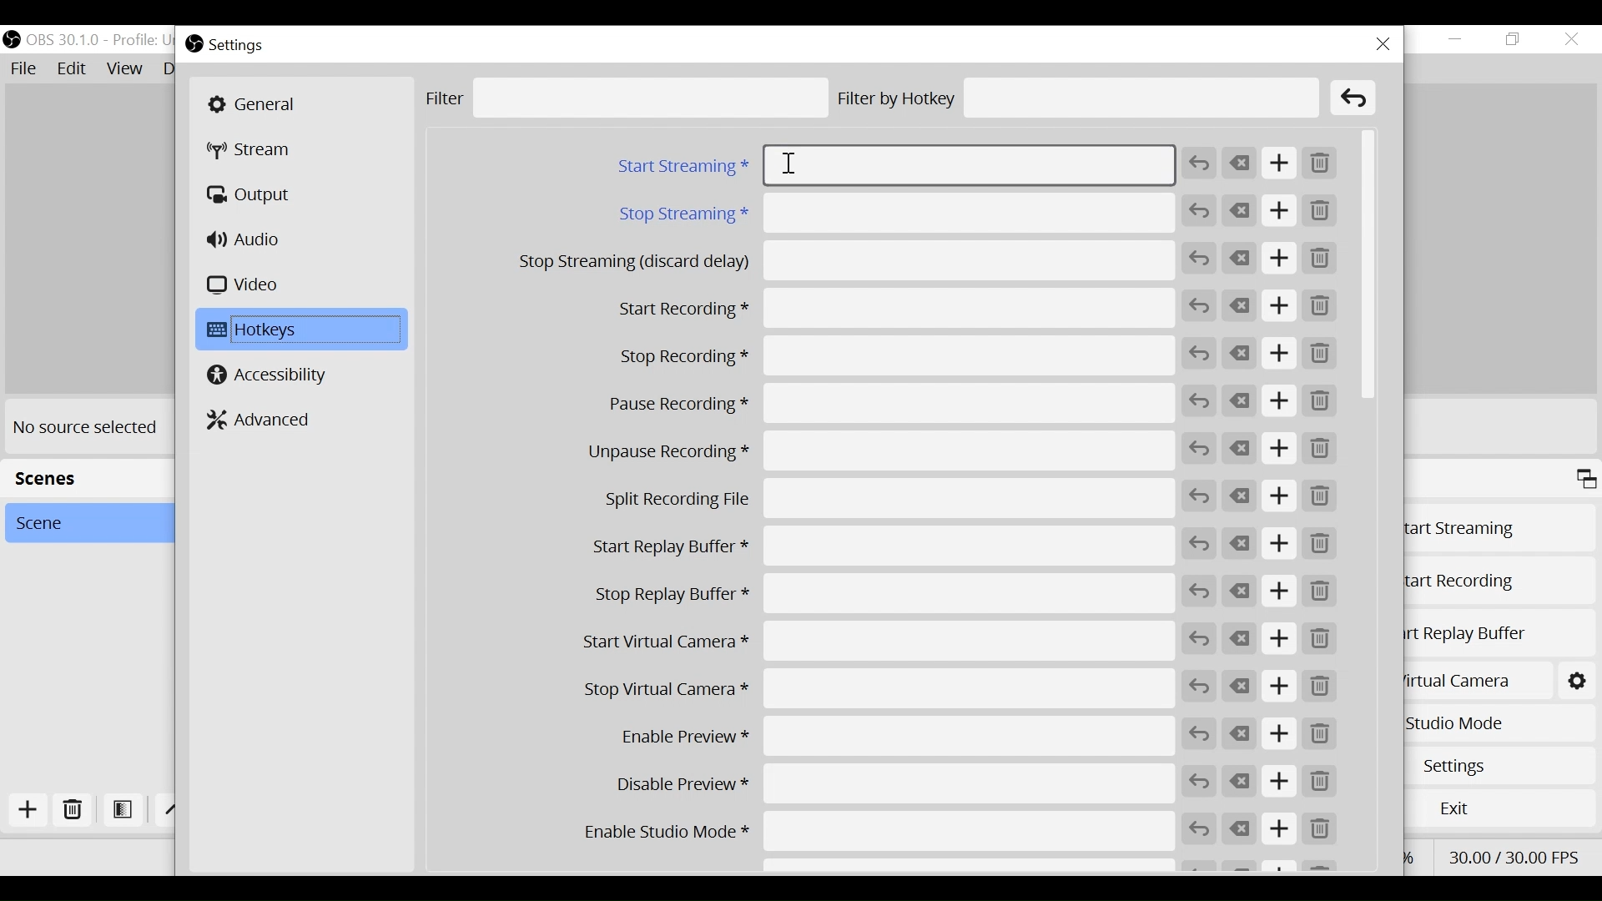 This screenshot has width=1602, height=901. Describe the element at coordinates (1279, 448) in the screenshot. I see `Add` at that location.